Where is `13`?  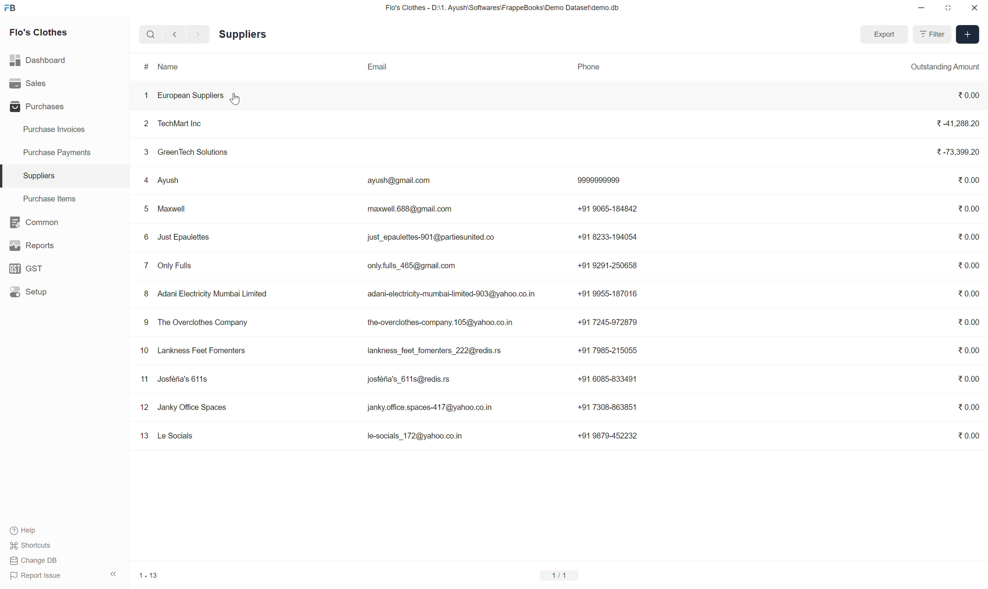
13 is located at coordinates (142, 435).